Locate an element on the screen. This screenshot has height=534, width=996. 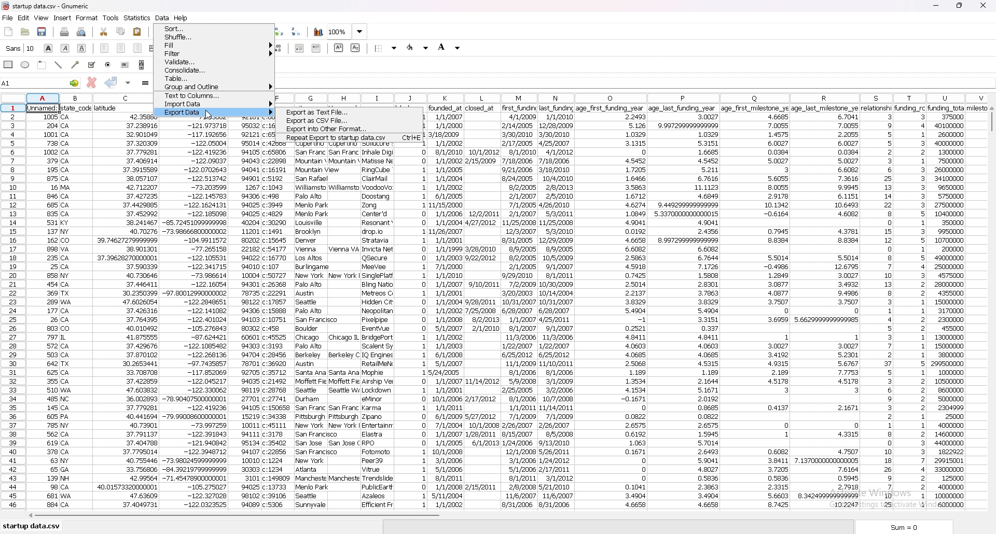
data is located at coordinates (520, 308).